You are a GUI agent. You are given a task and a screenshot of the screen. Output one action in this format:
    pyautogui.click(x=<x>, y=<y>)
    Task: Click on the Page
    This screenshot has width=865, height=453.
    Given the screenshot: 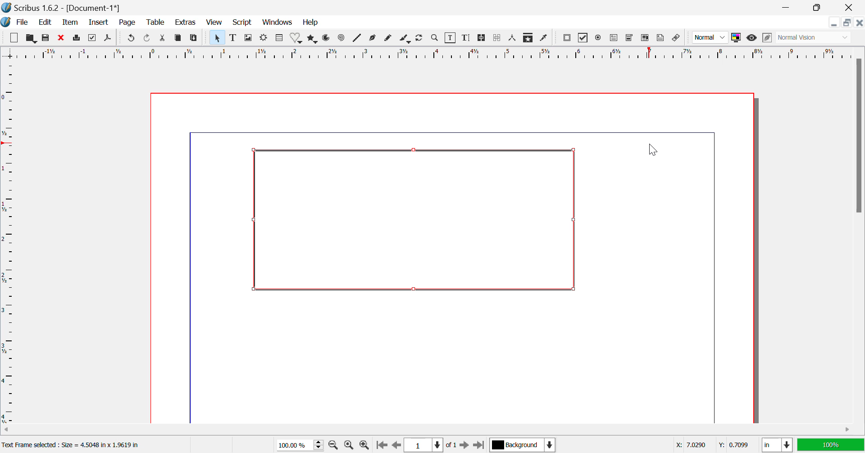 What is the action you would take?
    pyautogui.click(x=129, y=23)
    